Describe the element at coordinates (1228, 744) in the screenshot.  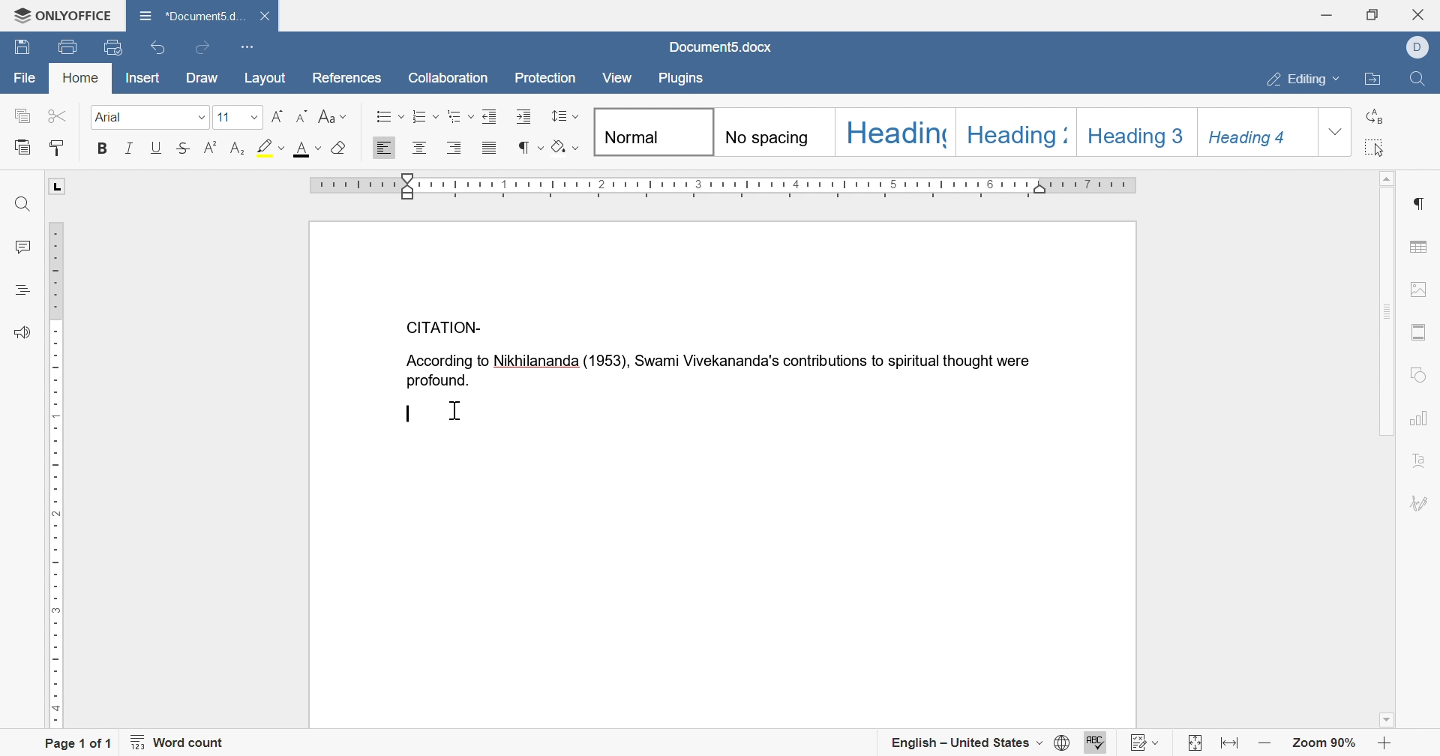
I see `fit to width` at that location.